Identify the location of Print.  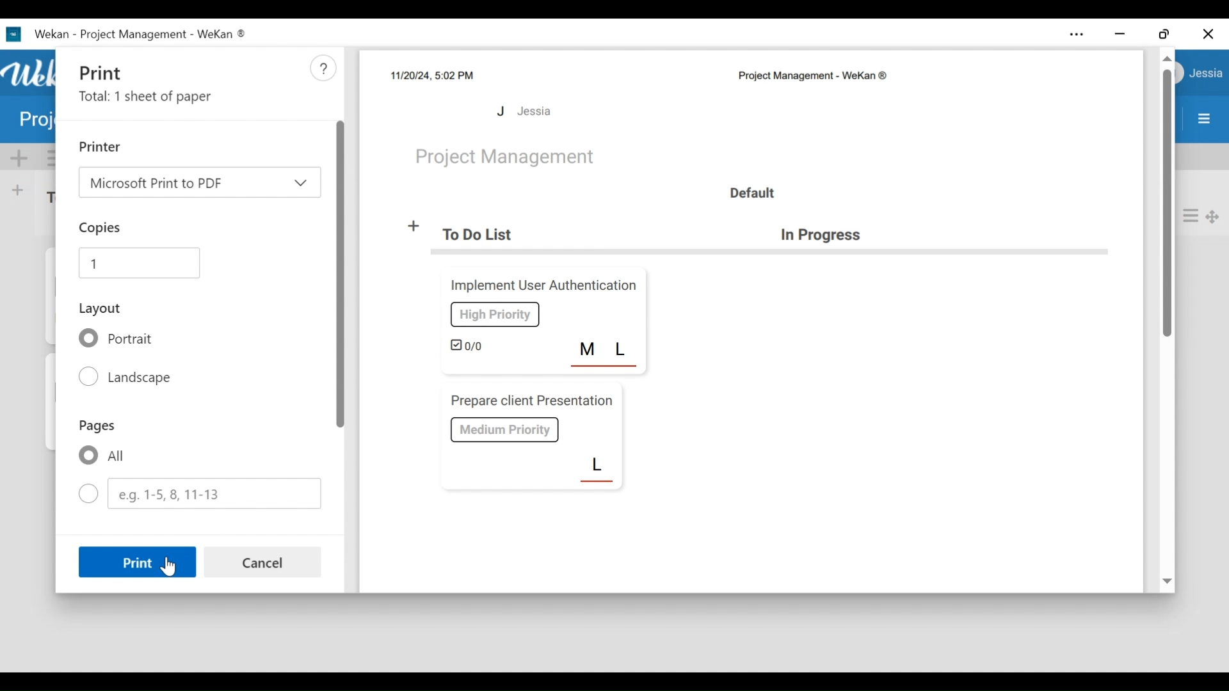
(136, 561).